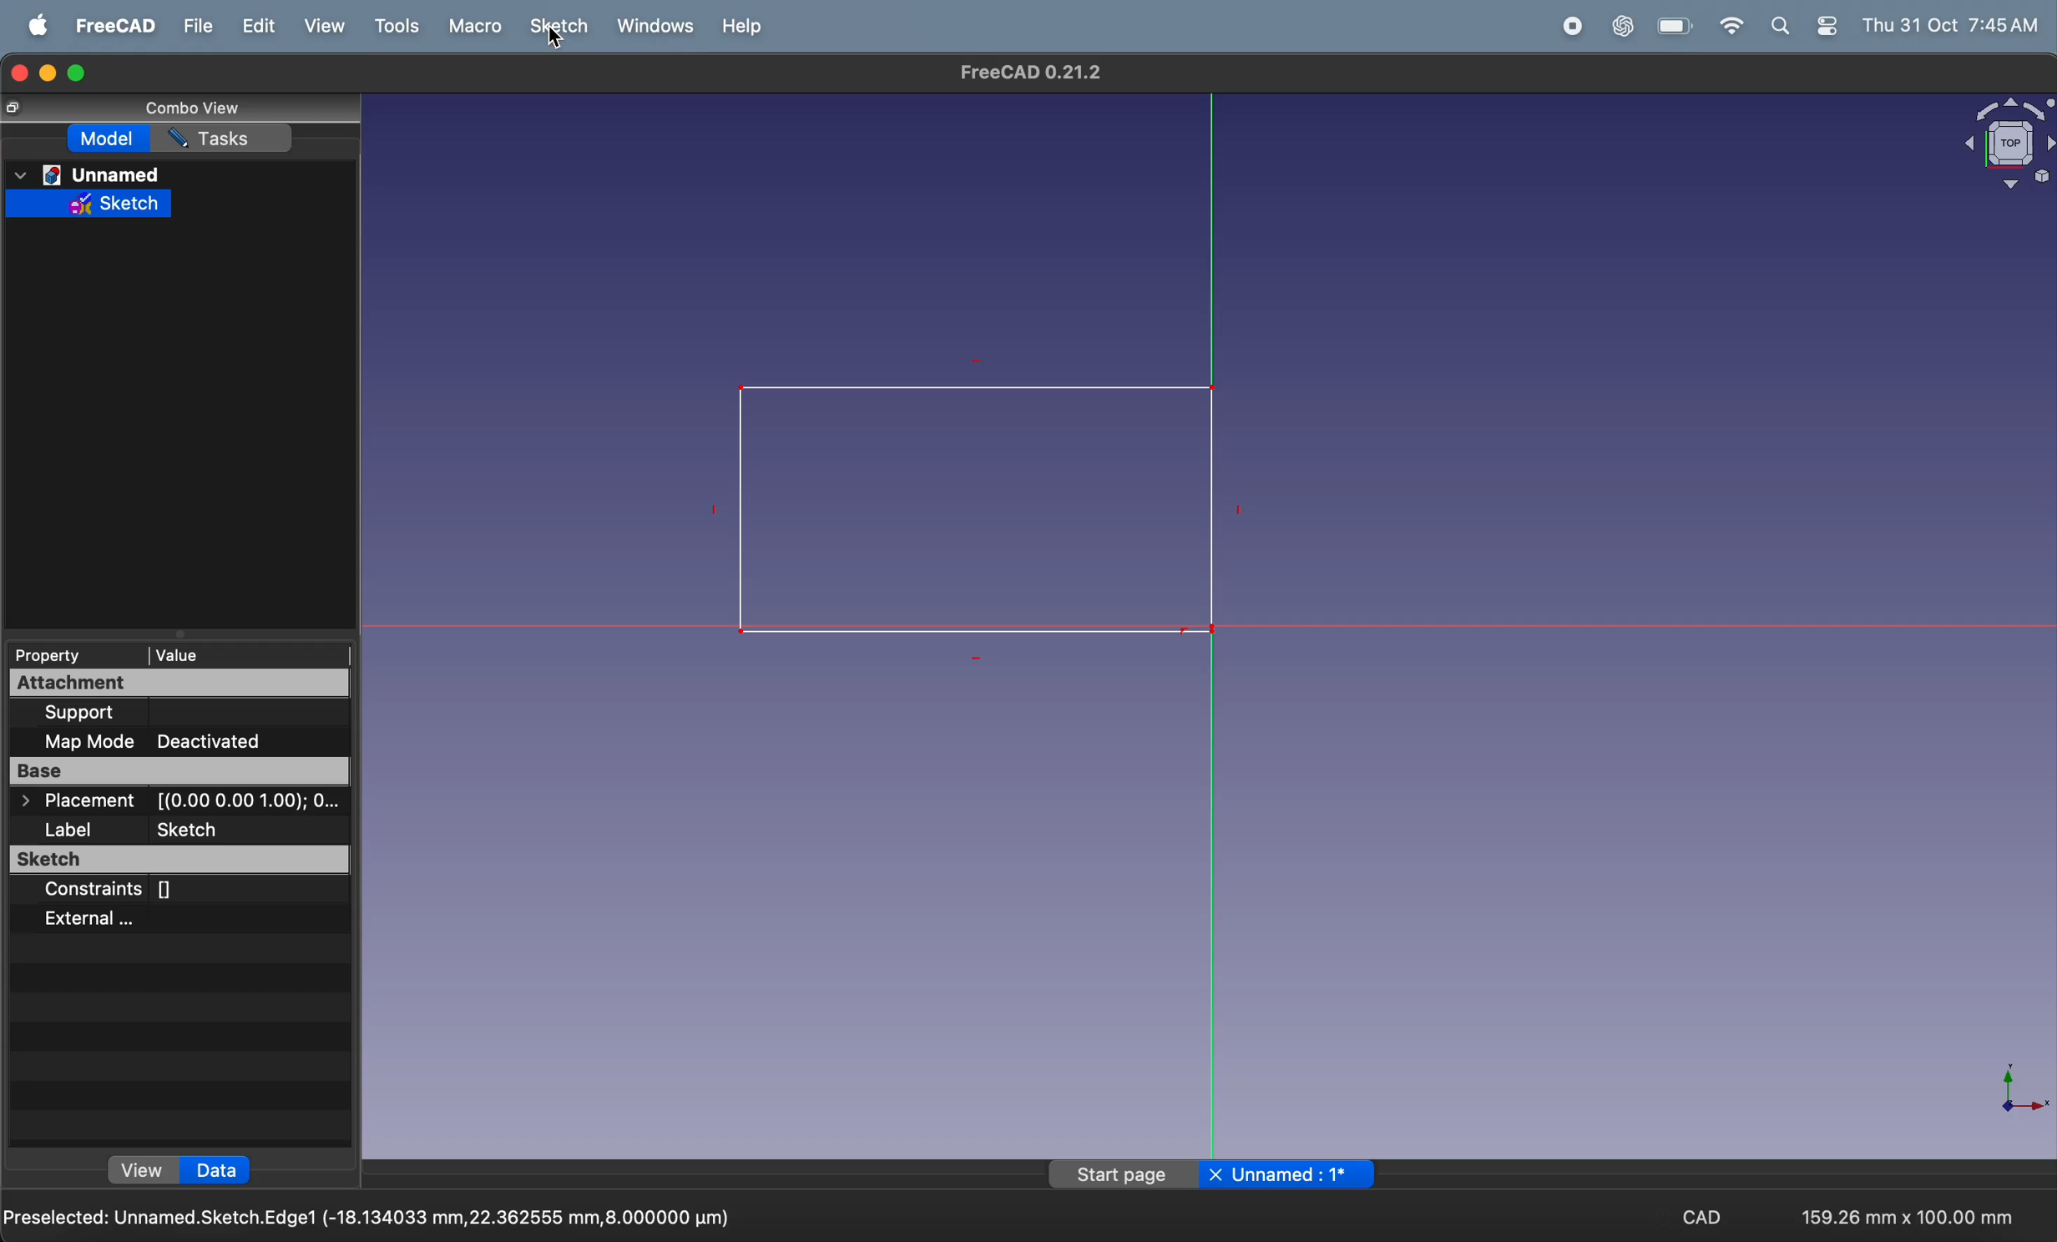  I want to click on property, so click(65, 654).